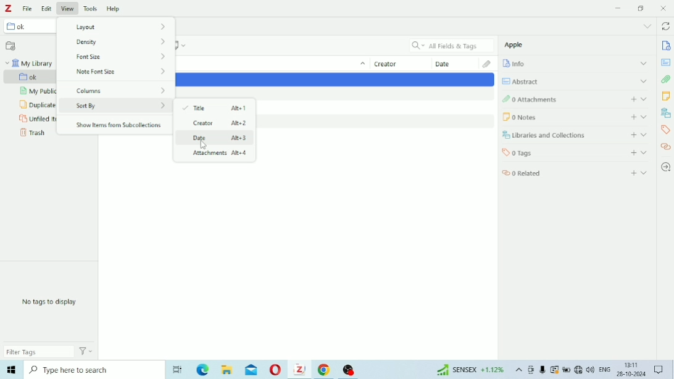  Describe the element at coordinates (647, 25) in the screenshot. I see `more` at that location.